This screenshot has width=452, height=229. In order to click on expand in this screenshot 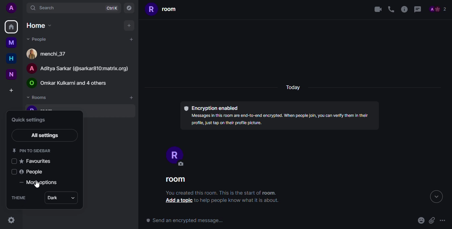, I will do `click(436, 198)`.